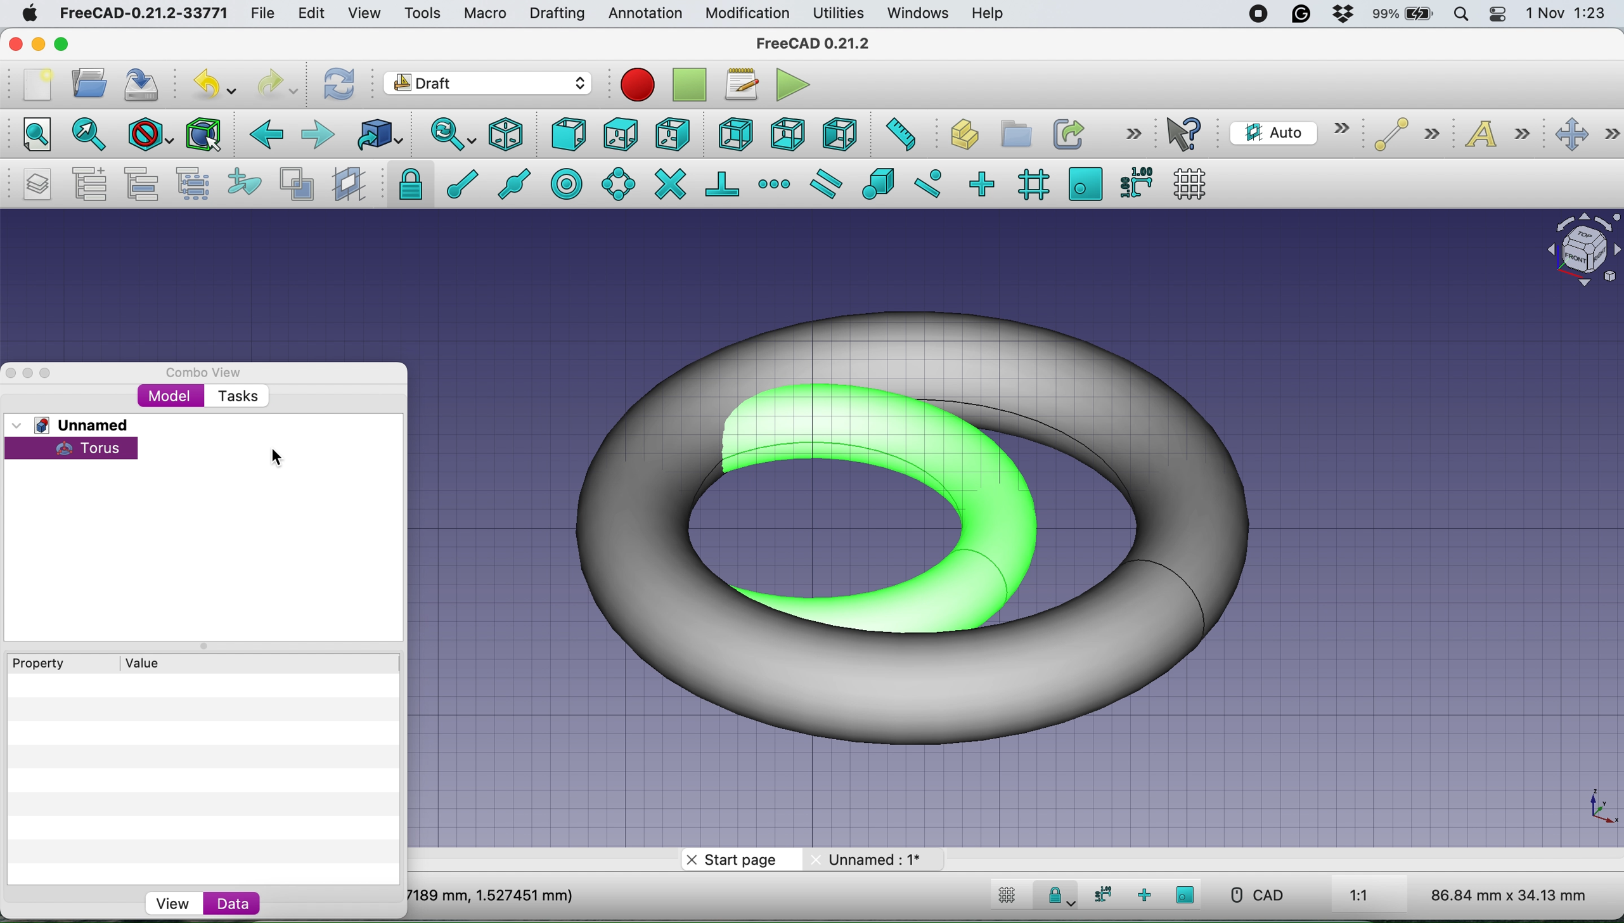 The width and height of the screenshot is (1624, 923). What do you see at coordinates (267, 13) in the screenshot?
I see `file` at bounding box center [267, 13].